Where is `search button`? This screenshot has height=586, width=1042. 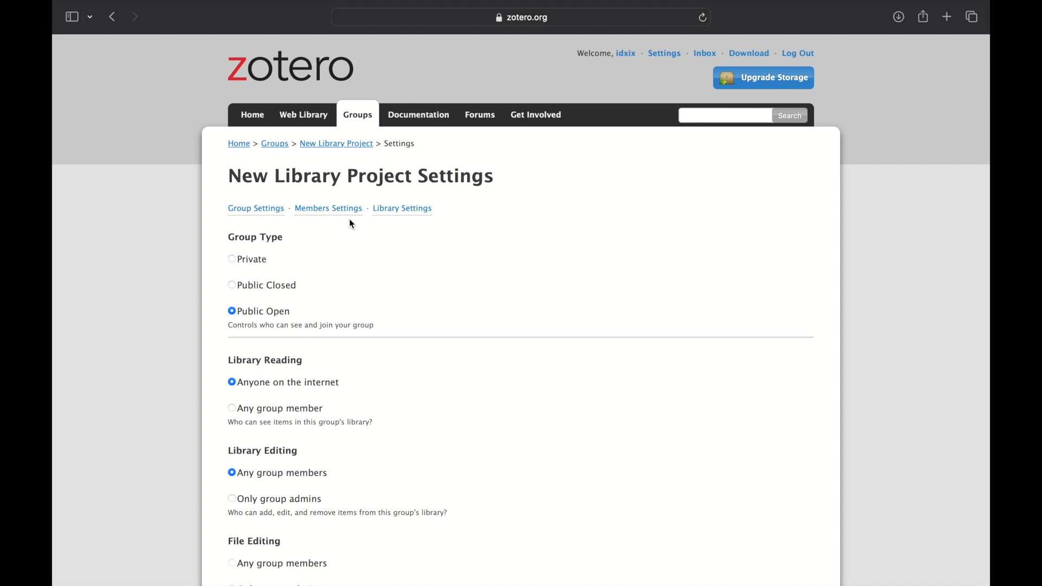 search button is located at coordinates (791, 116).